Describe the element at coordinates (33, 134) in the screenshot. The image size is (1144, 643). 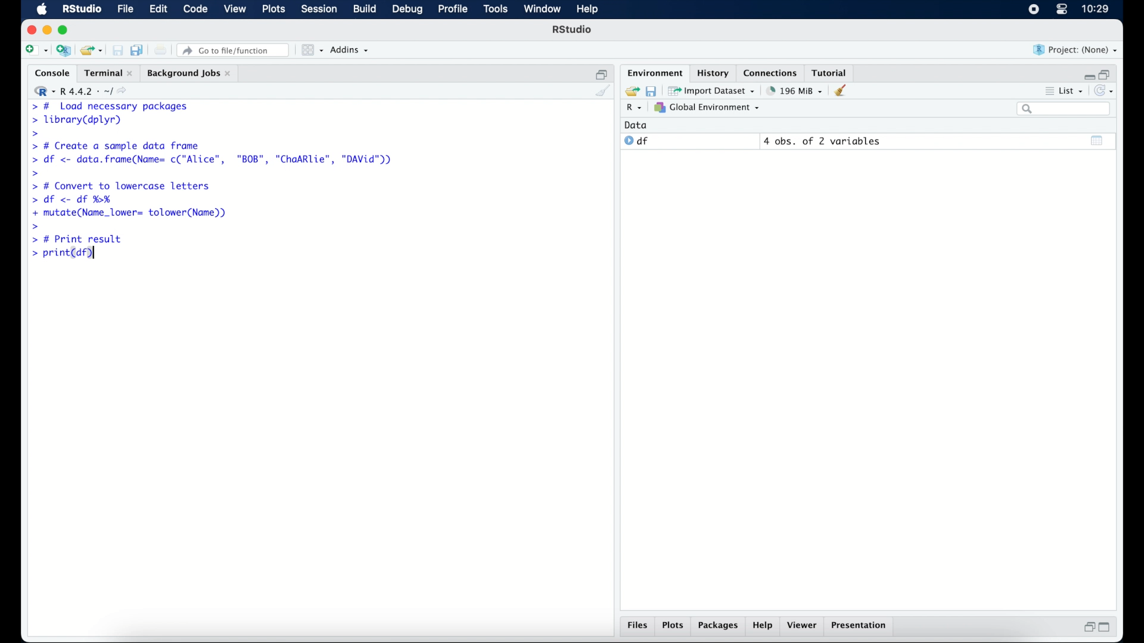
I see `command prompt` at that location.